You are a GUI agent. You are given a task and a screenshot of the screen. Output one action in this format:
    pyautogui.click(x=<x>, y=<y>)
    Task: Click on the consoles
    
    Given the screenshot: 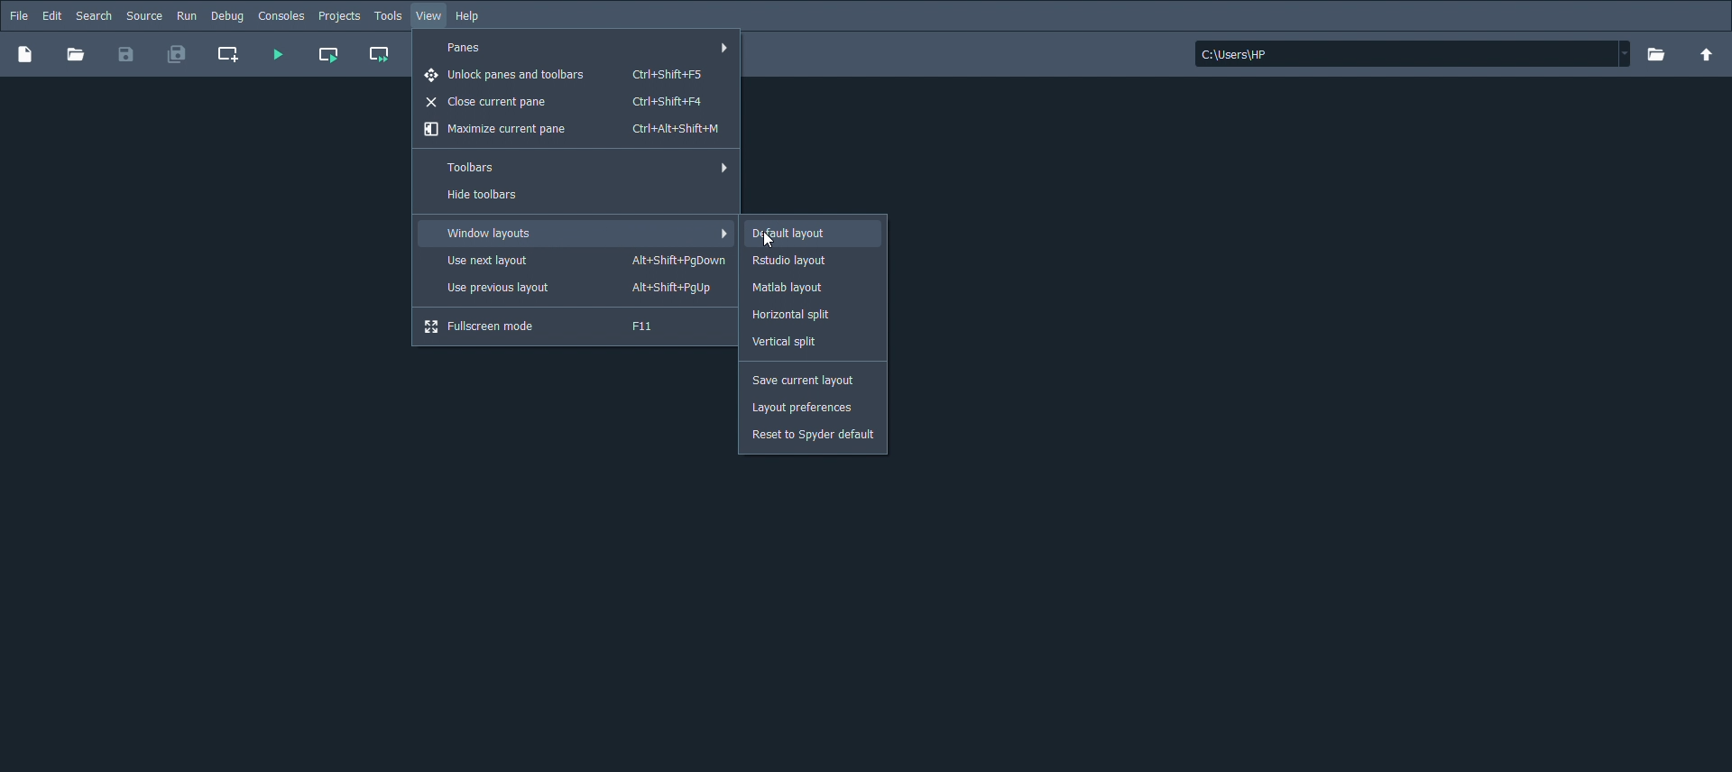 What is the action you would take?
    pyautogui.click(x=281, y=15)
    